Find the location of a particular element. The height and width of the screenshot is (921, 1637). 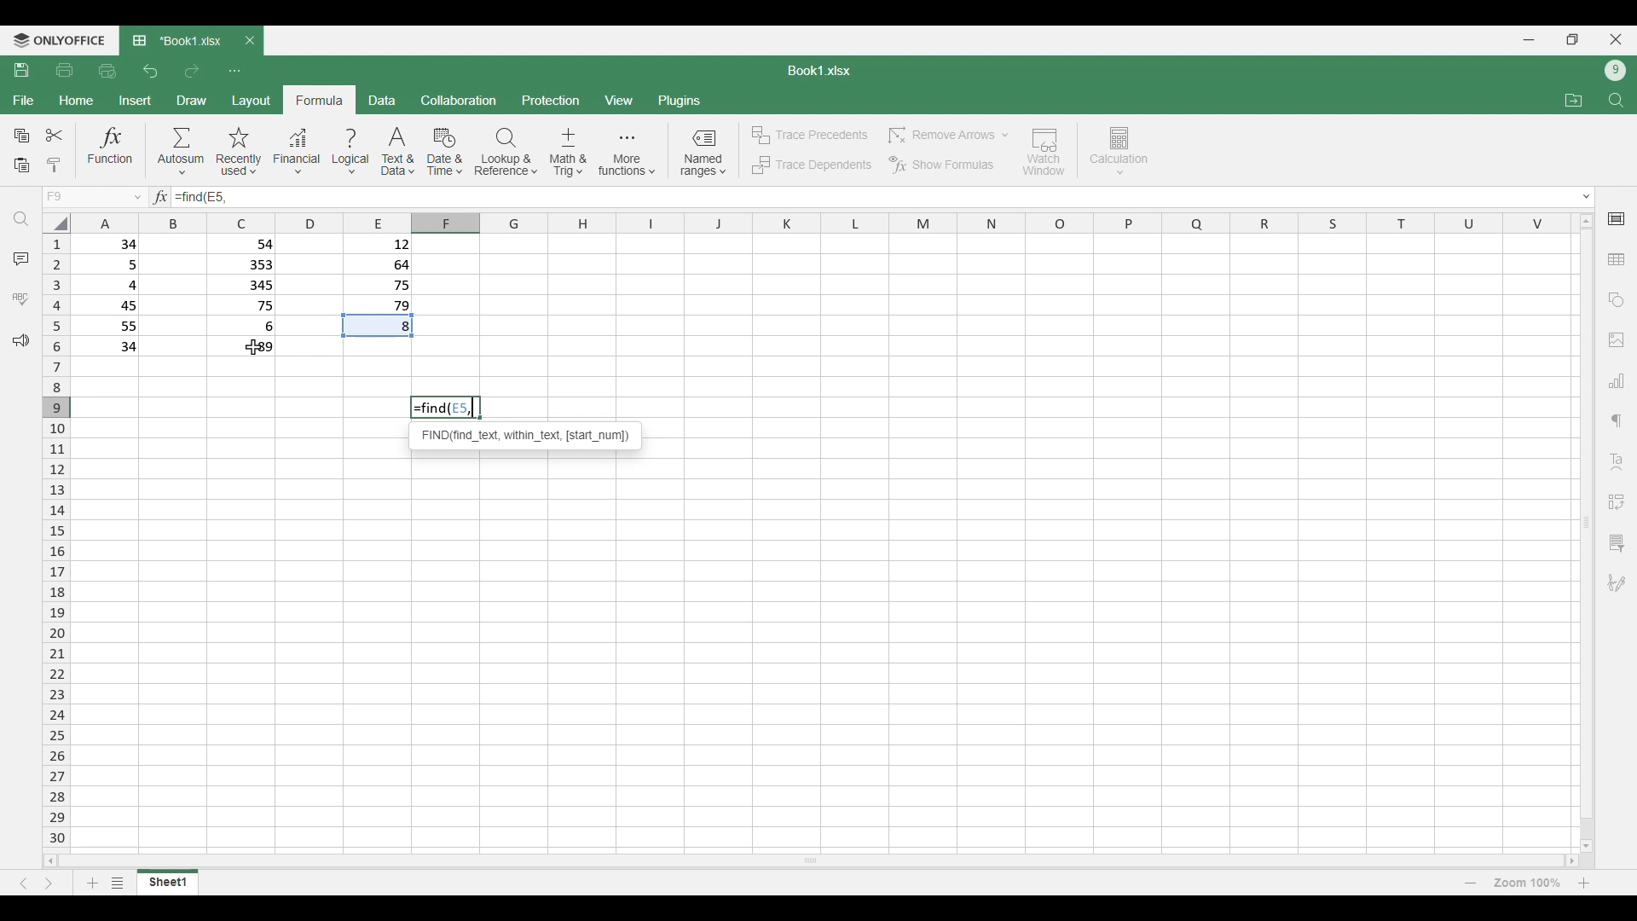

Home menu is located at coordinates (76, 101).